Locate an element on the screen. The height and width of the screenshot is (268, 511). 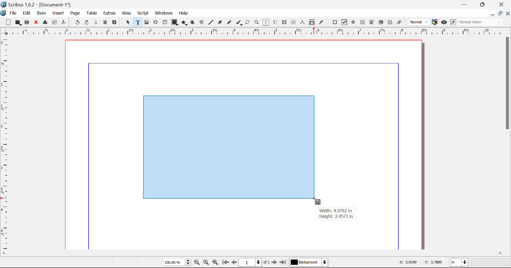
Tables is located at coordinates (165, 22).